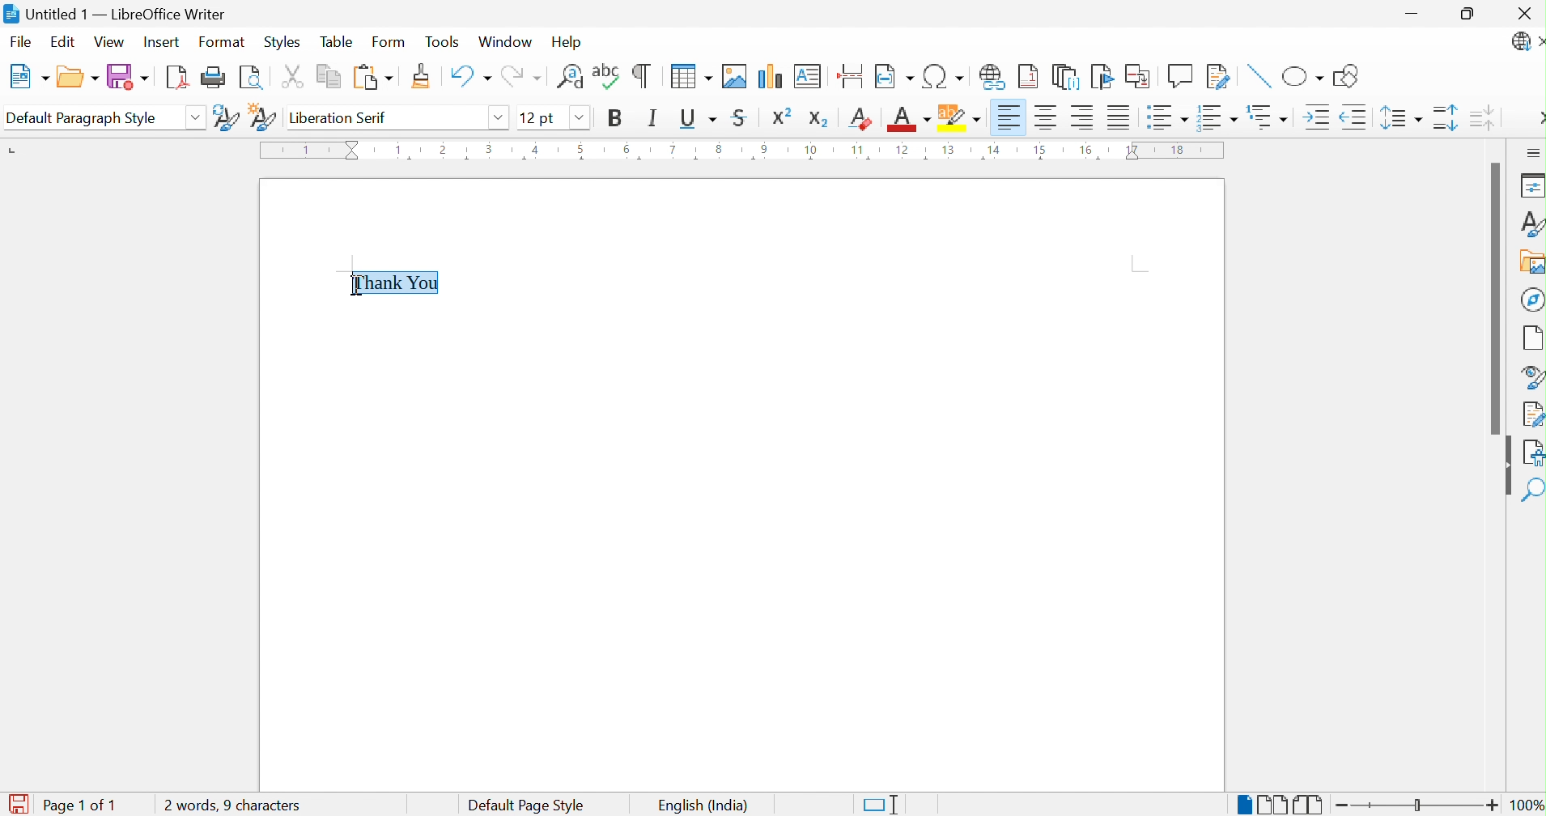  What do you see at coordinates (1527, 44) in the screenshot?
I see `LibreOffice Update Available` at bounding box center [1527, 44].